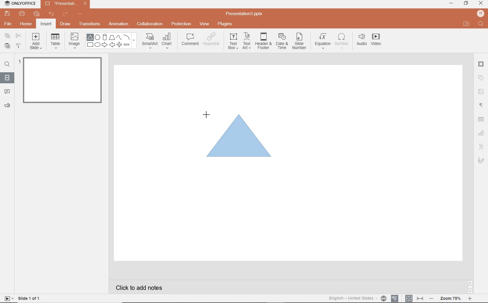 This screenshot has height=303, width=488. I want to click on PROTECTION, so click(182, 23).